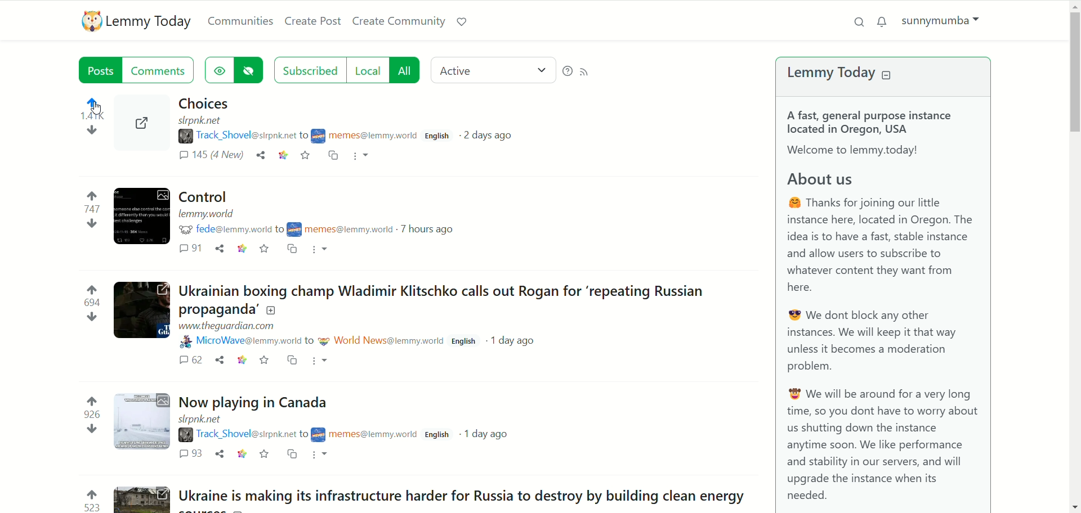 This screenshot has height=513, width=1081. What do you see at coordinates (89, 132) in the screenshot?
I see `down vote` at bounding box center [89, 132].